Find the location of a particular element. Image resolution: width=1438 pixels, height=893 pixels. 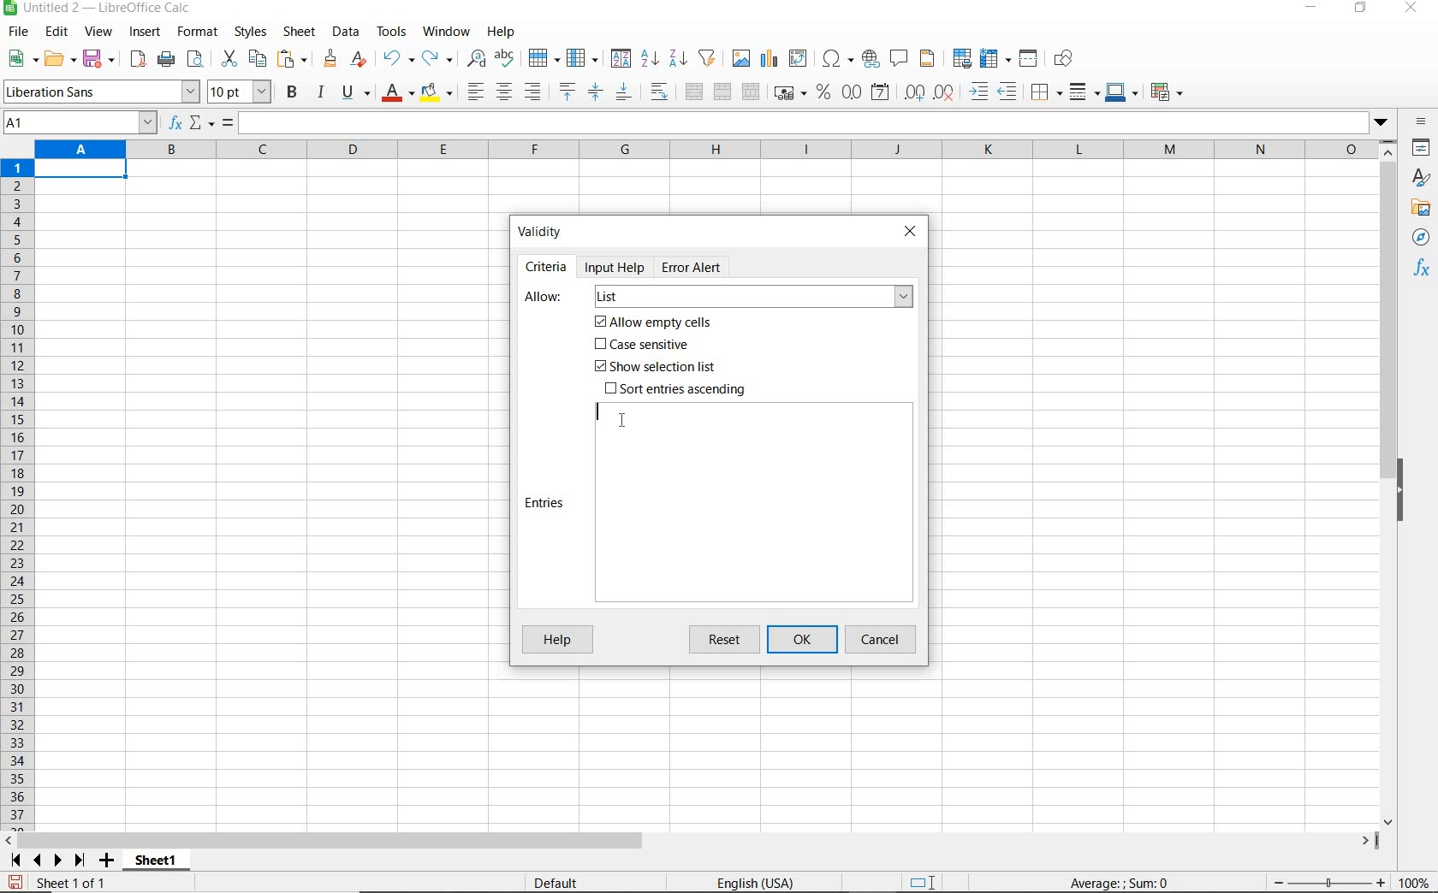

wrap text is located at coordinates (662, 91).